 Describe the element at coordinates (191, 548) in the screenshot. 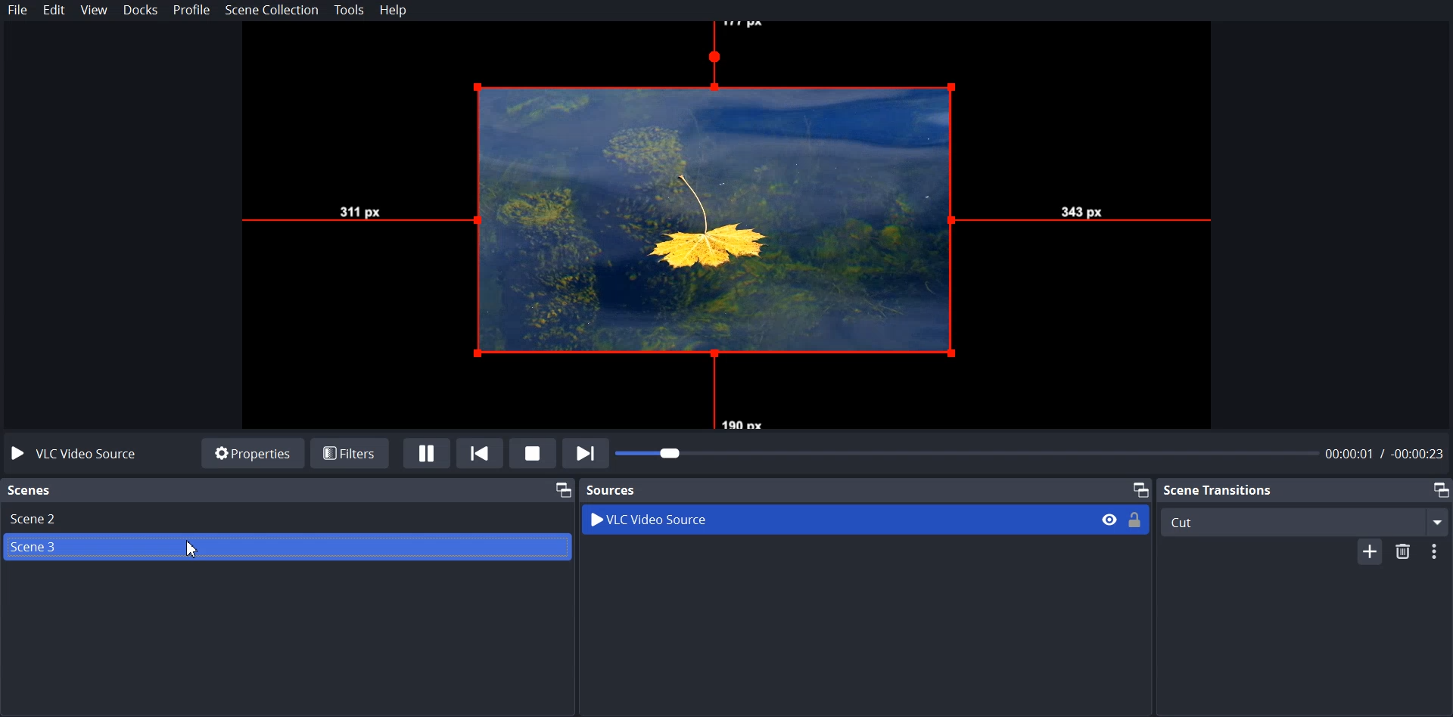

I see `Cursor` at that location.